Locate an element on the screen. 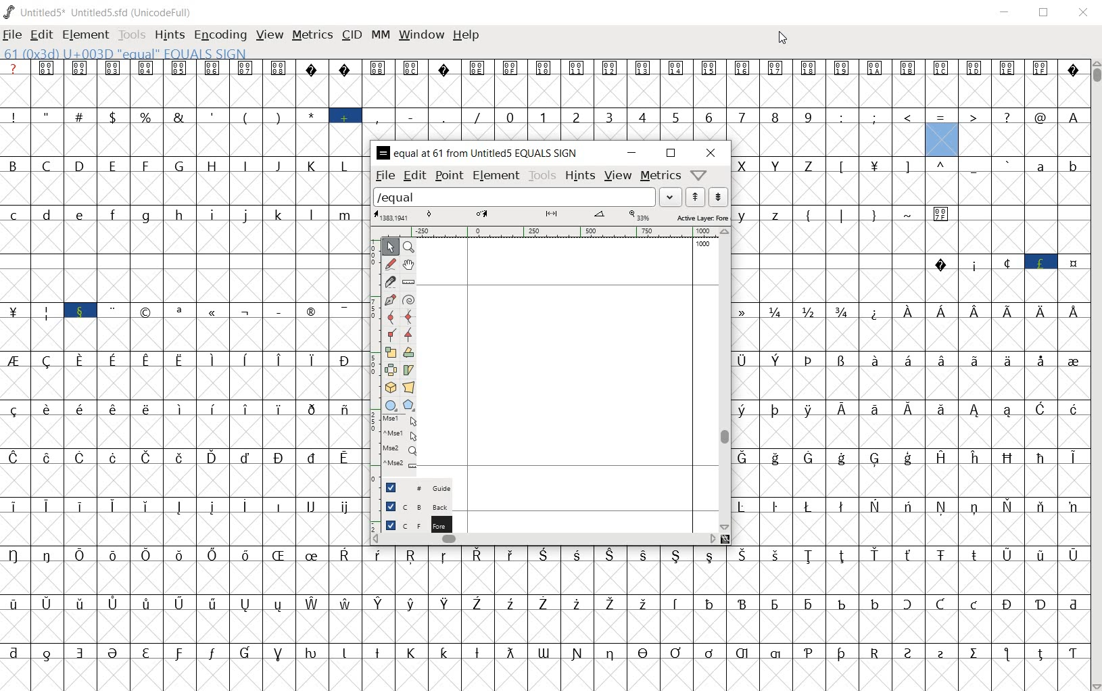 This screenshot has height=691, width=1102. show the previous word on the list is located at coordinates (719, 197).